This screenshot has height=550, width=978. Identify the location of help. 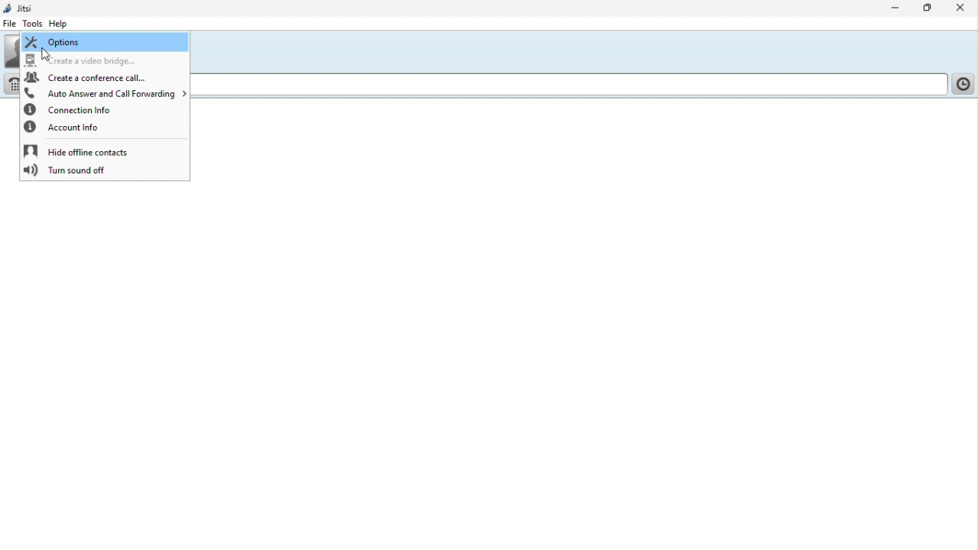
(61, 24).